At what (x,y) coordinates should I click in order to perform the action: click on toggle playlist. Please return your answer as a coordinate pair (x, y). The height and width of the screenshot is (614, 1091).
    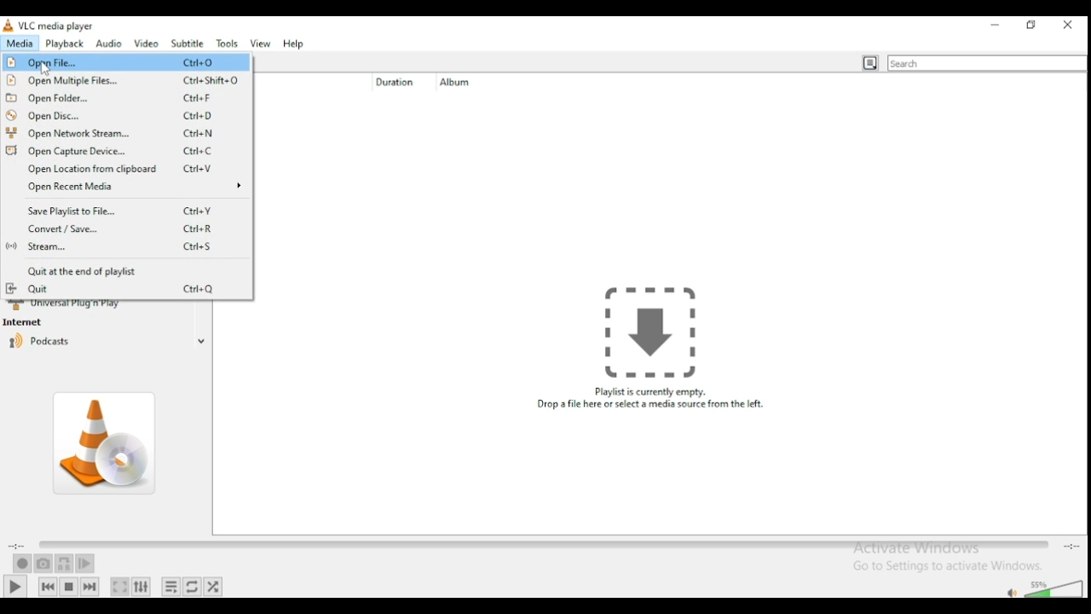
    Looking at the image, I should click on (171, 587).